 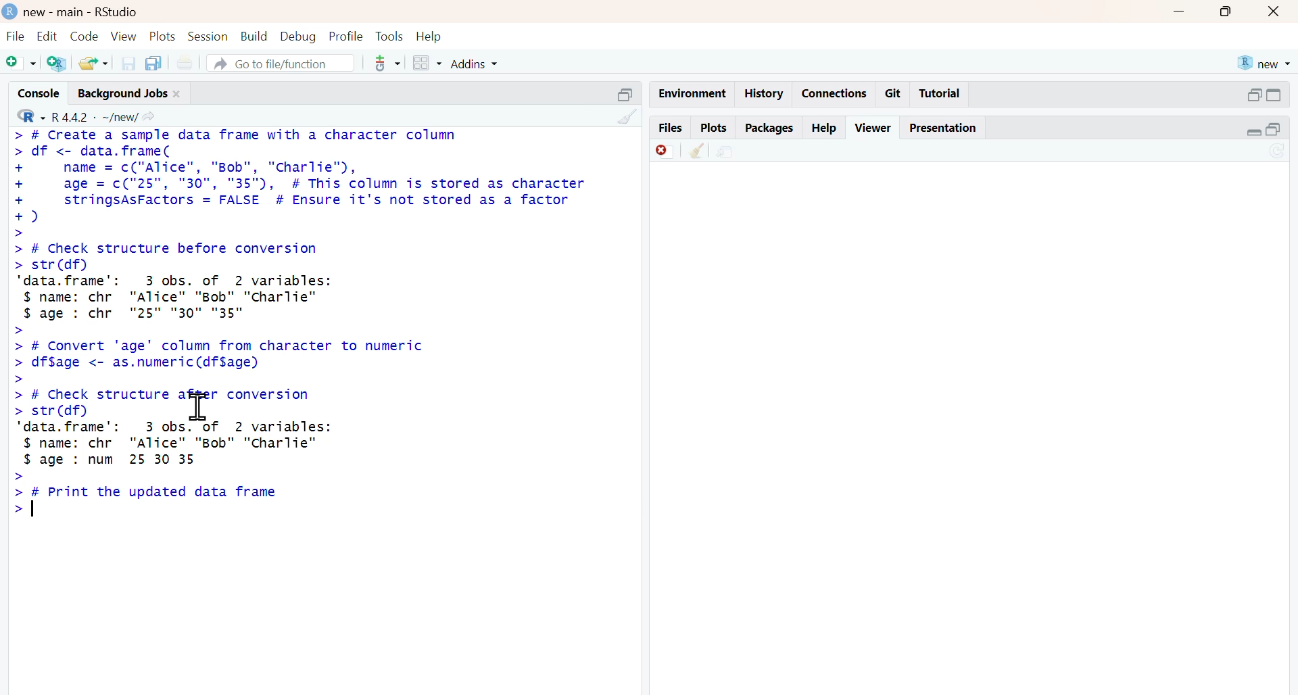 What do you see at coordinates (429, 63) in the screenshot?
I see `grid` at bounding box center [429, 63].